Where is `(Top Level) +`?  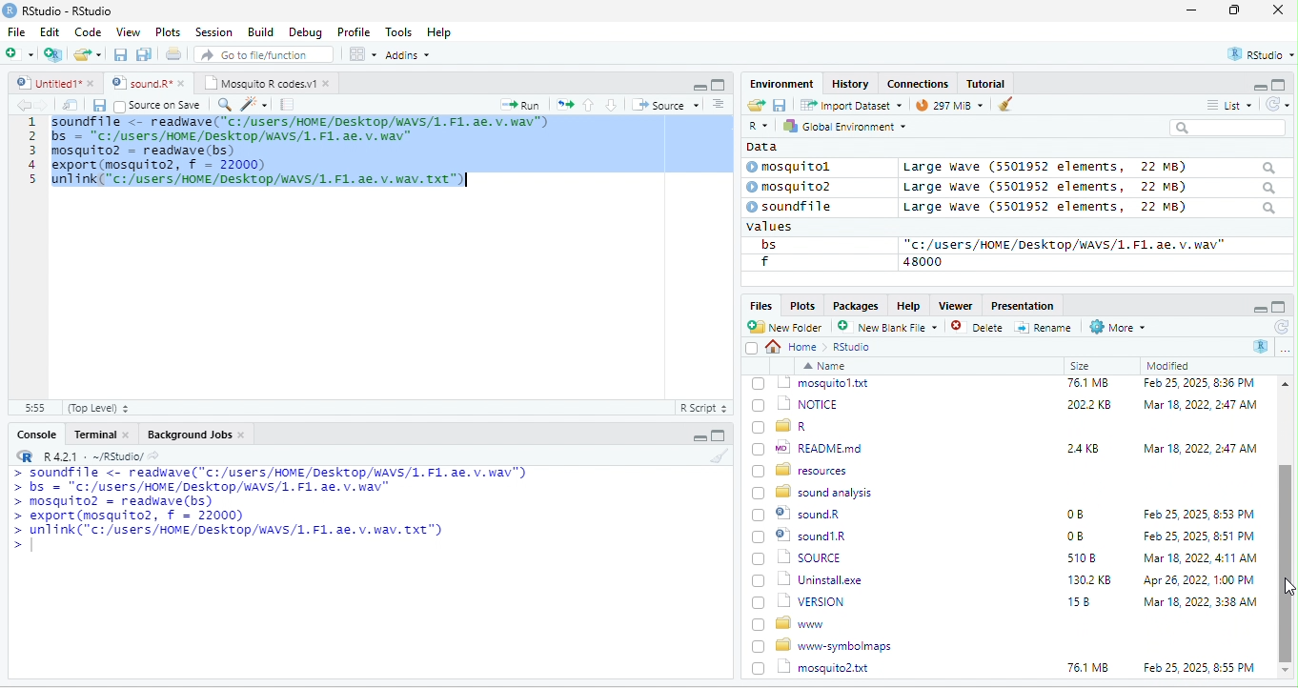 (Top Level) + is located at coordinates (98, 408).